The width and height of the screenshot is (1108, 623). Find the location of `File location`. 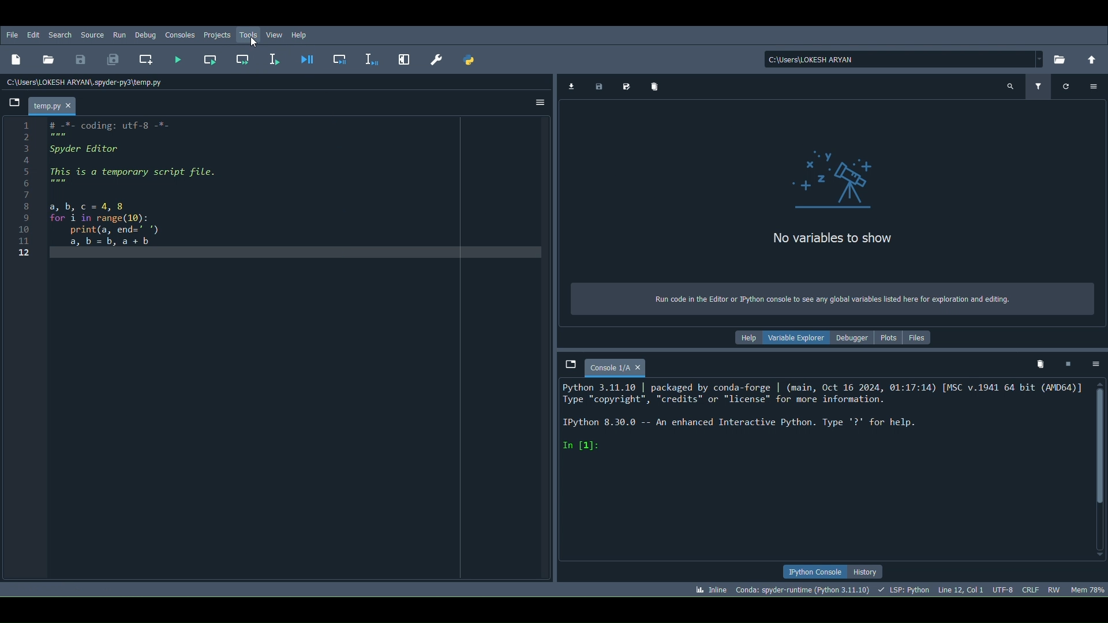

File location is located at coordinates (905, 58).